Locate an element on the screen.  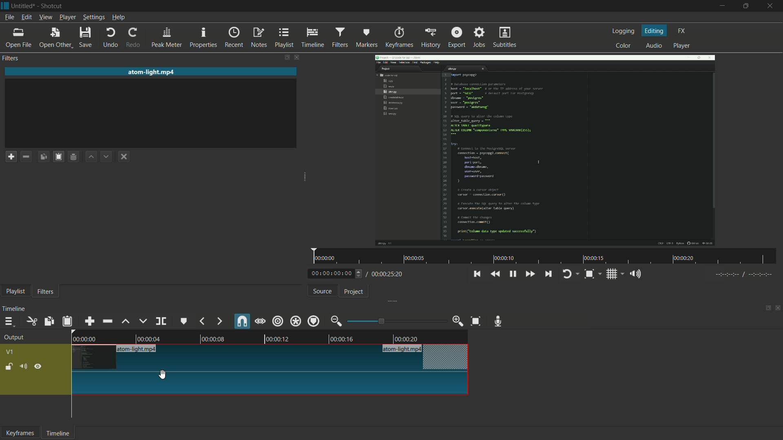
history is located at coordinates (430, 38).